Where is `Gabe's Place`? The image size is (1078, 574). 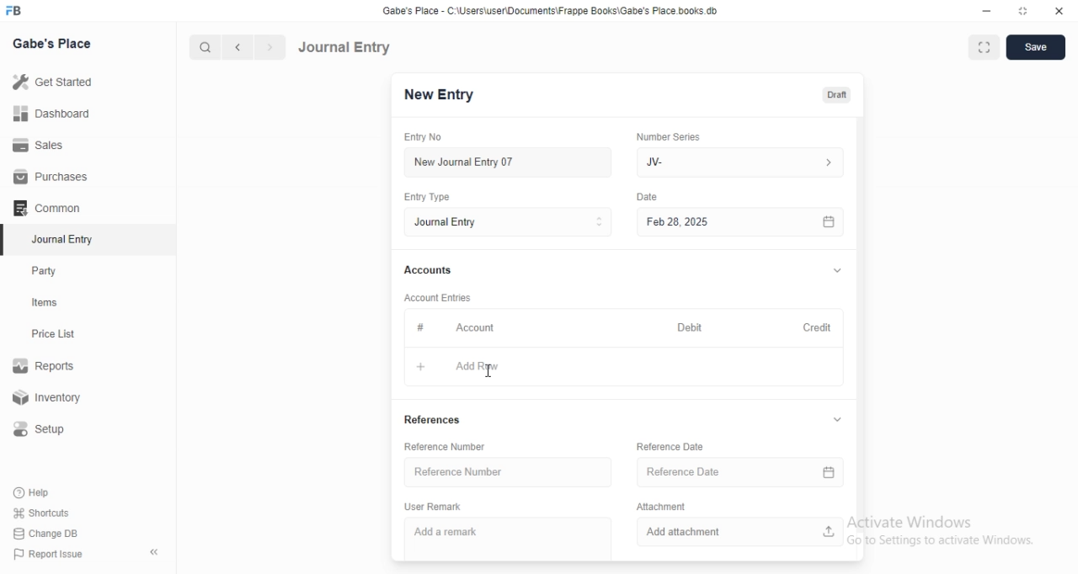 Gabe's Place is located at coordinates (54, 43).